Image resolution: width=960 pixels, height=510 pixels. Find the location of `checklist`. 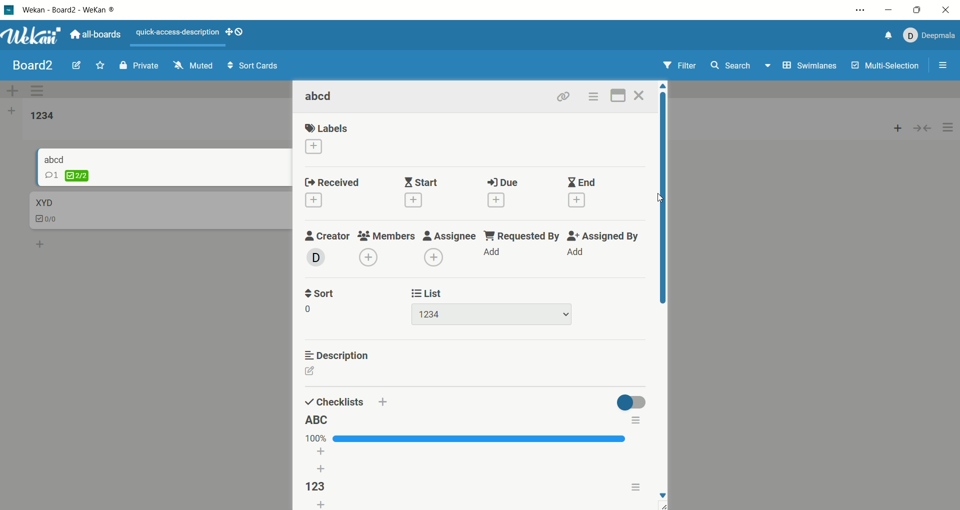

checklist is located at coordinates (67, 175).